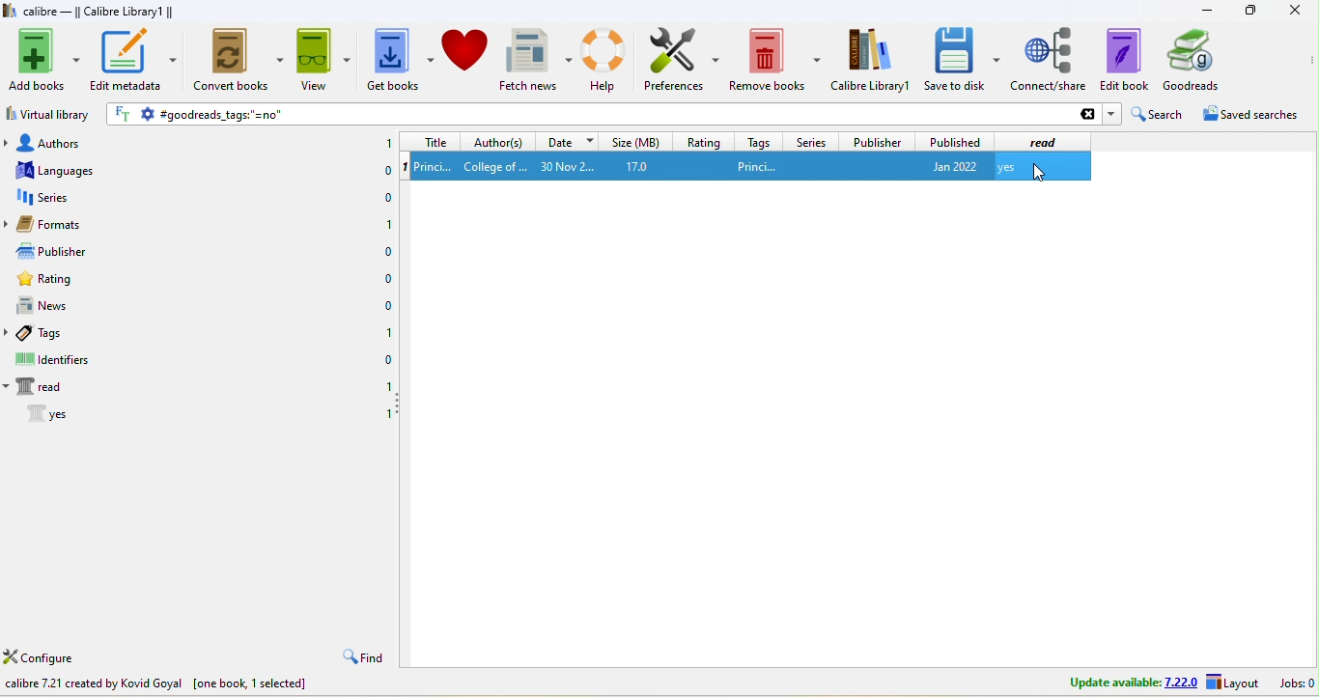 The height and width of the screenshot is (697, 1319). Describe the element at coordinates (388, 307) in the screenshot. I see `0` at that location.